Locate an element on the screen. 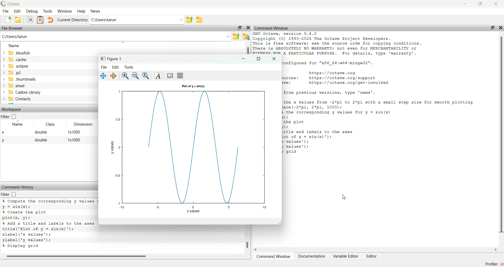  cursor is located at coordinates (344, 197).